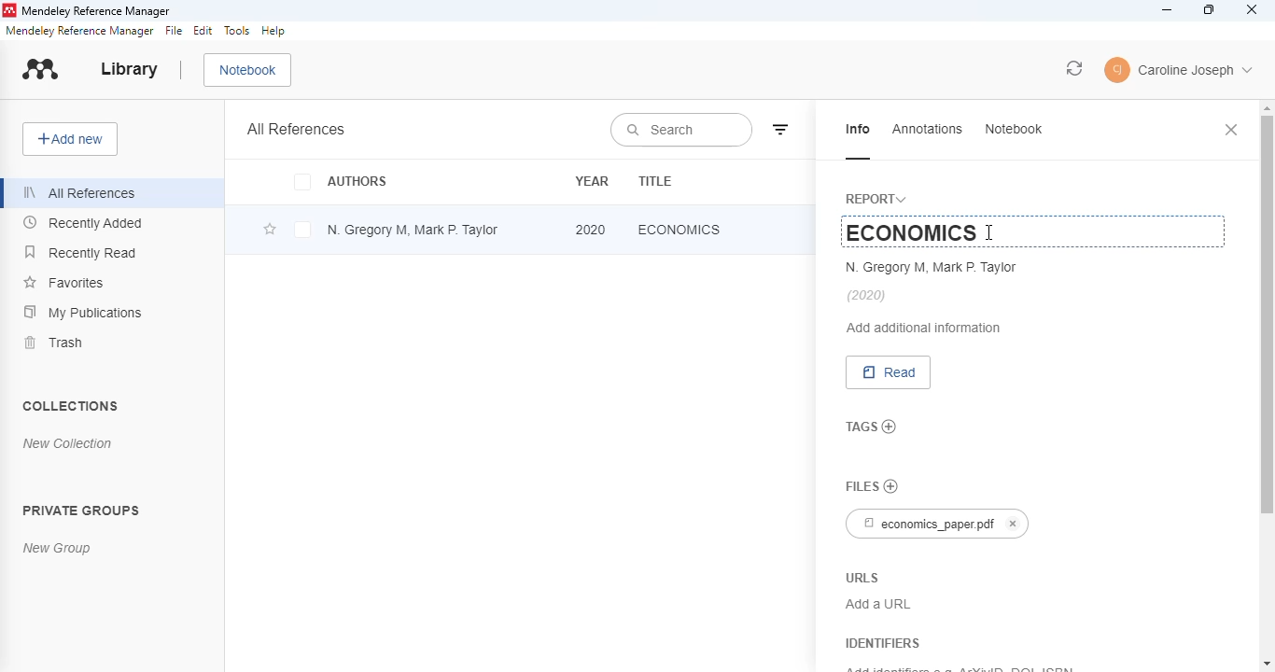 The height and width of the screenshot is (672, 1275). Describe the element at coordinates (859, 131) in the screenshot. I see `info` at that location.